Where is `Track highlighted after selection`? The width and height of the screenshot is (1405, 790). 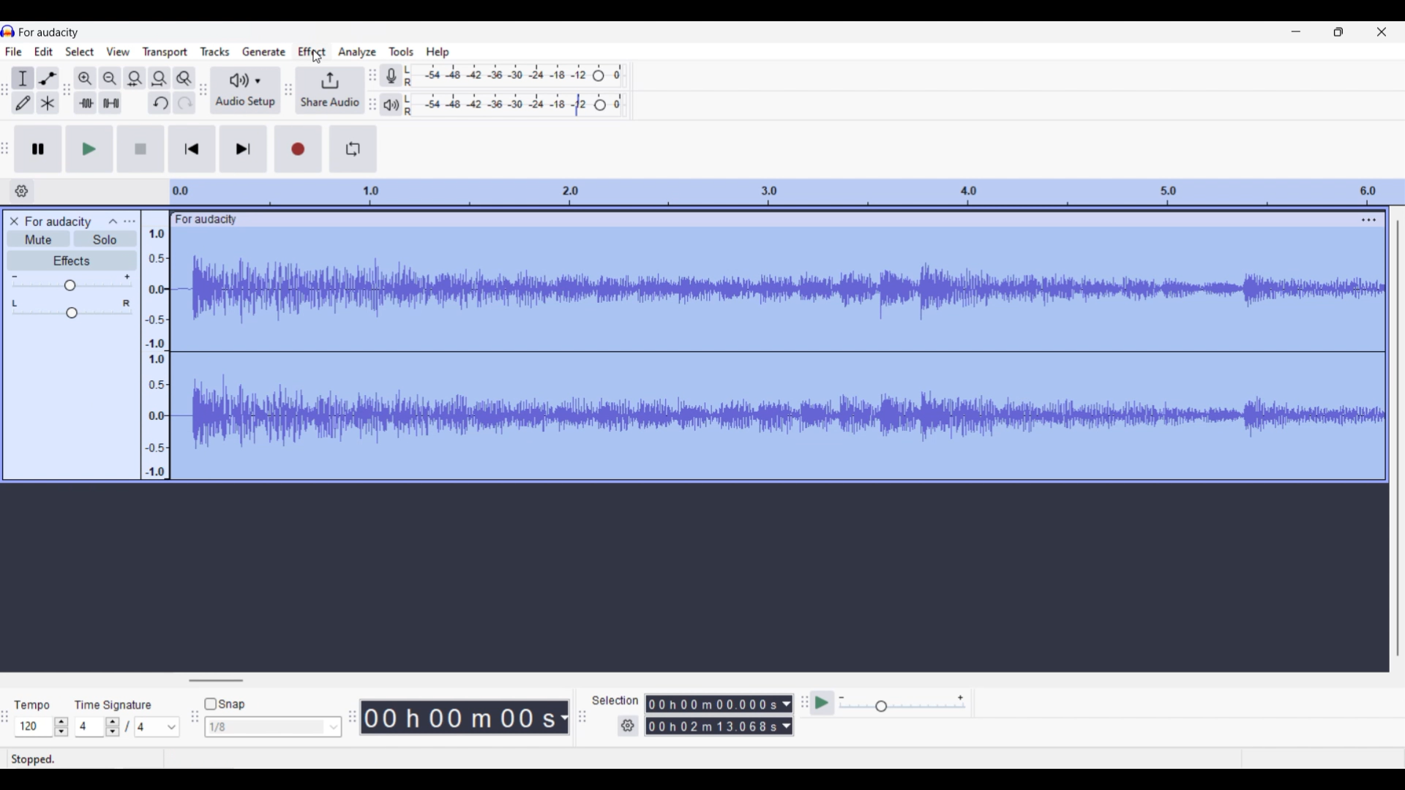
Track highlighted after selection is located at coordinates (782, 354).